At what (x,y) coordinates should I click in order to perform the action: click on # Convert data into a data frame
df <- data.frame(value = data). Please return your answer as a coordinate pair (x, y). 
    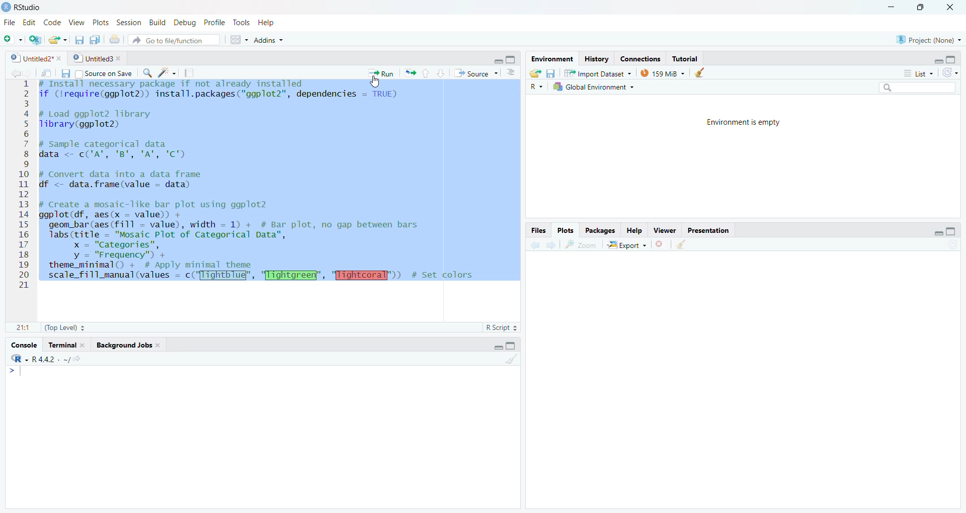
    Looking at the image, I should click on (125, 180).